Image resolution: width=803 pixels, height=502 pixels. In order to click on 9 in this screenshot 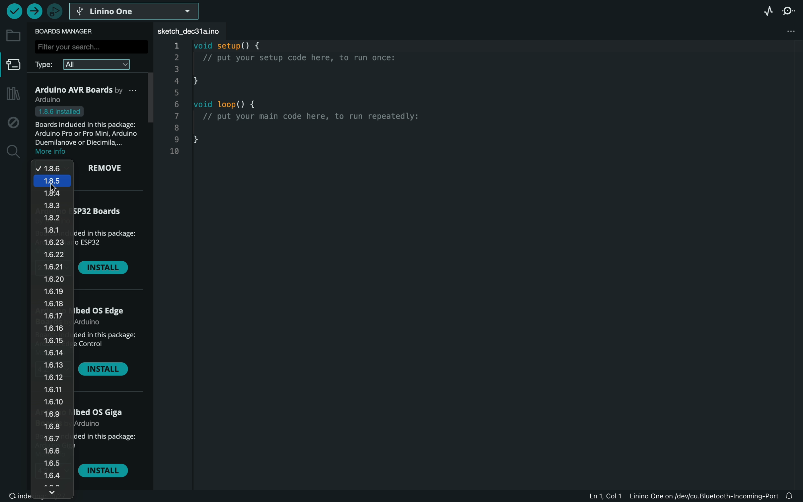, I will do `click(174, 140)`.